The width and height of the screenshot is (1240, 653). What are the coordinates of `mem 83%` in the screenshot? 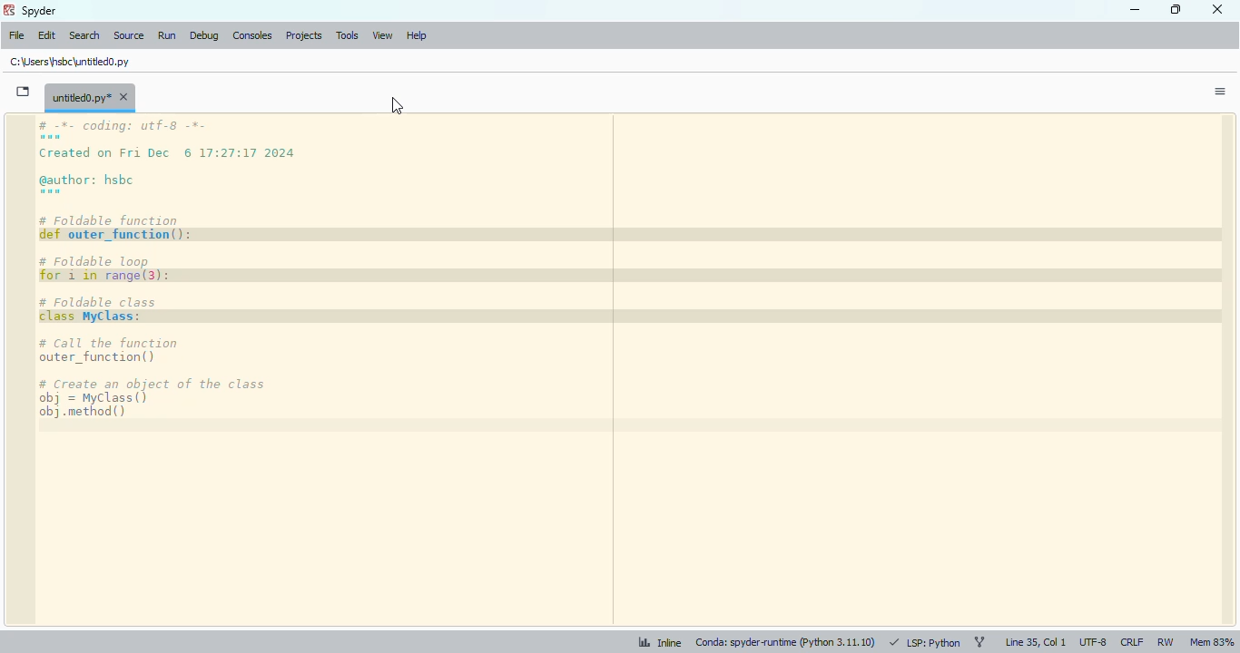 It's located at (1212, 642).